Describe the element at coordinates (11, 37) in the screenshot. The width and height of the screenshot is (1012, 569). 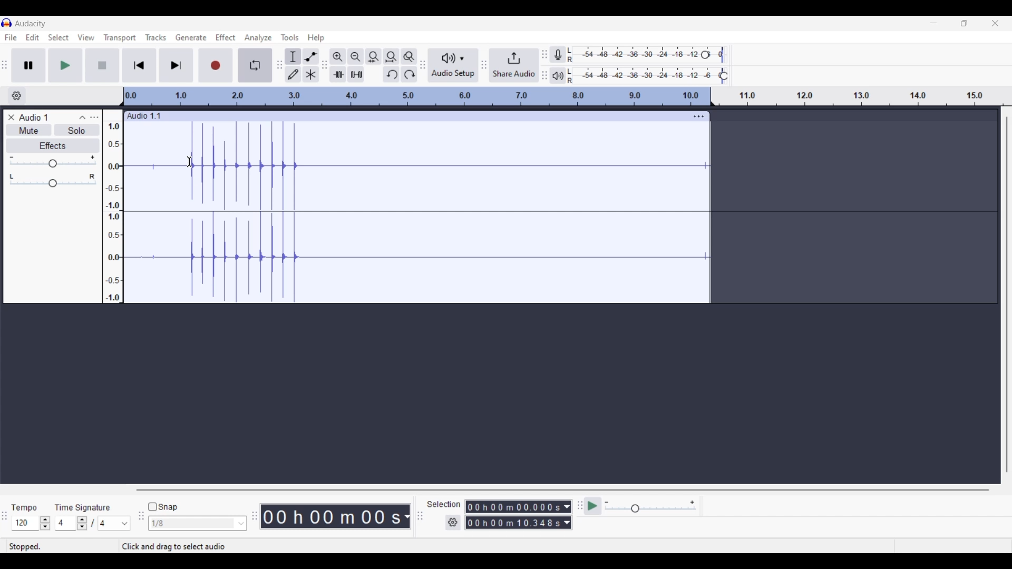
I see `File menu` at that location.